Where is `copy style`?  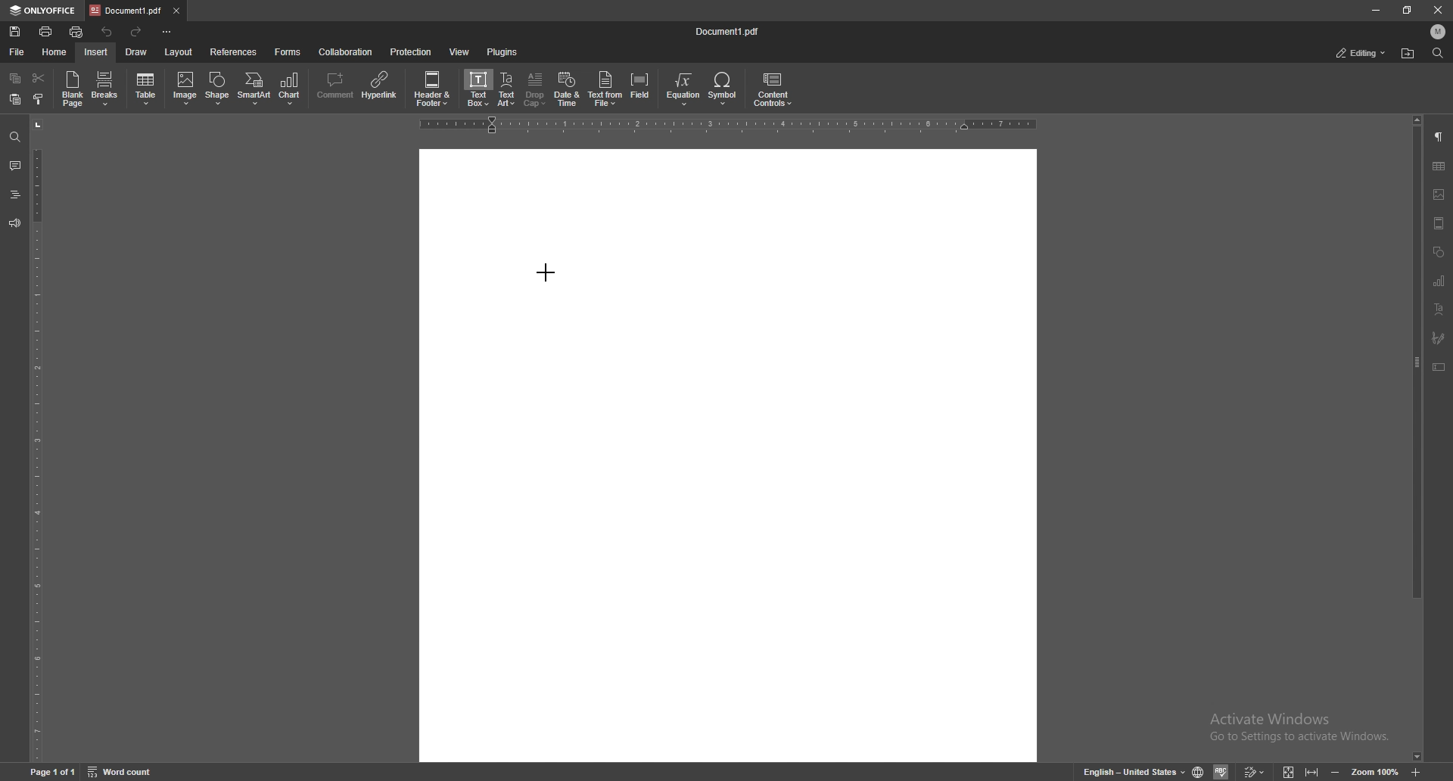
copy style is located at coordinates (39, 100).